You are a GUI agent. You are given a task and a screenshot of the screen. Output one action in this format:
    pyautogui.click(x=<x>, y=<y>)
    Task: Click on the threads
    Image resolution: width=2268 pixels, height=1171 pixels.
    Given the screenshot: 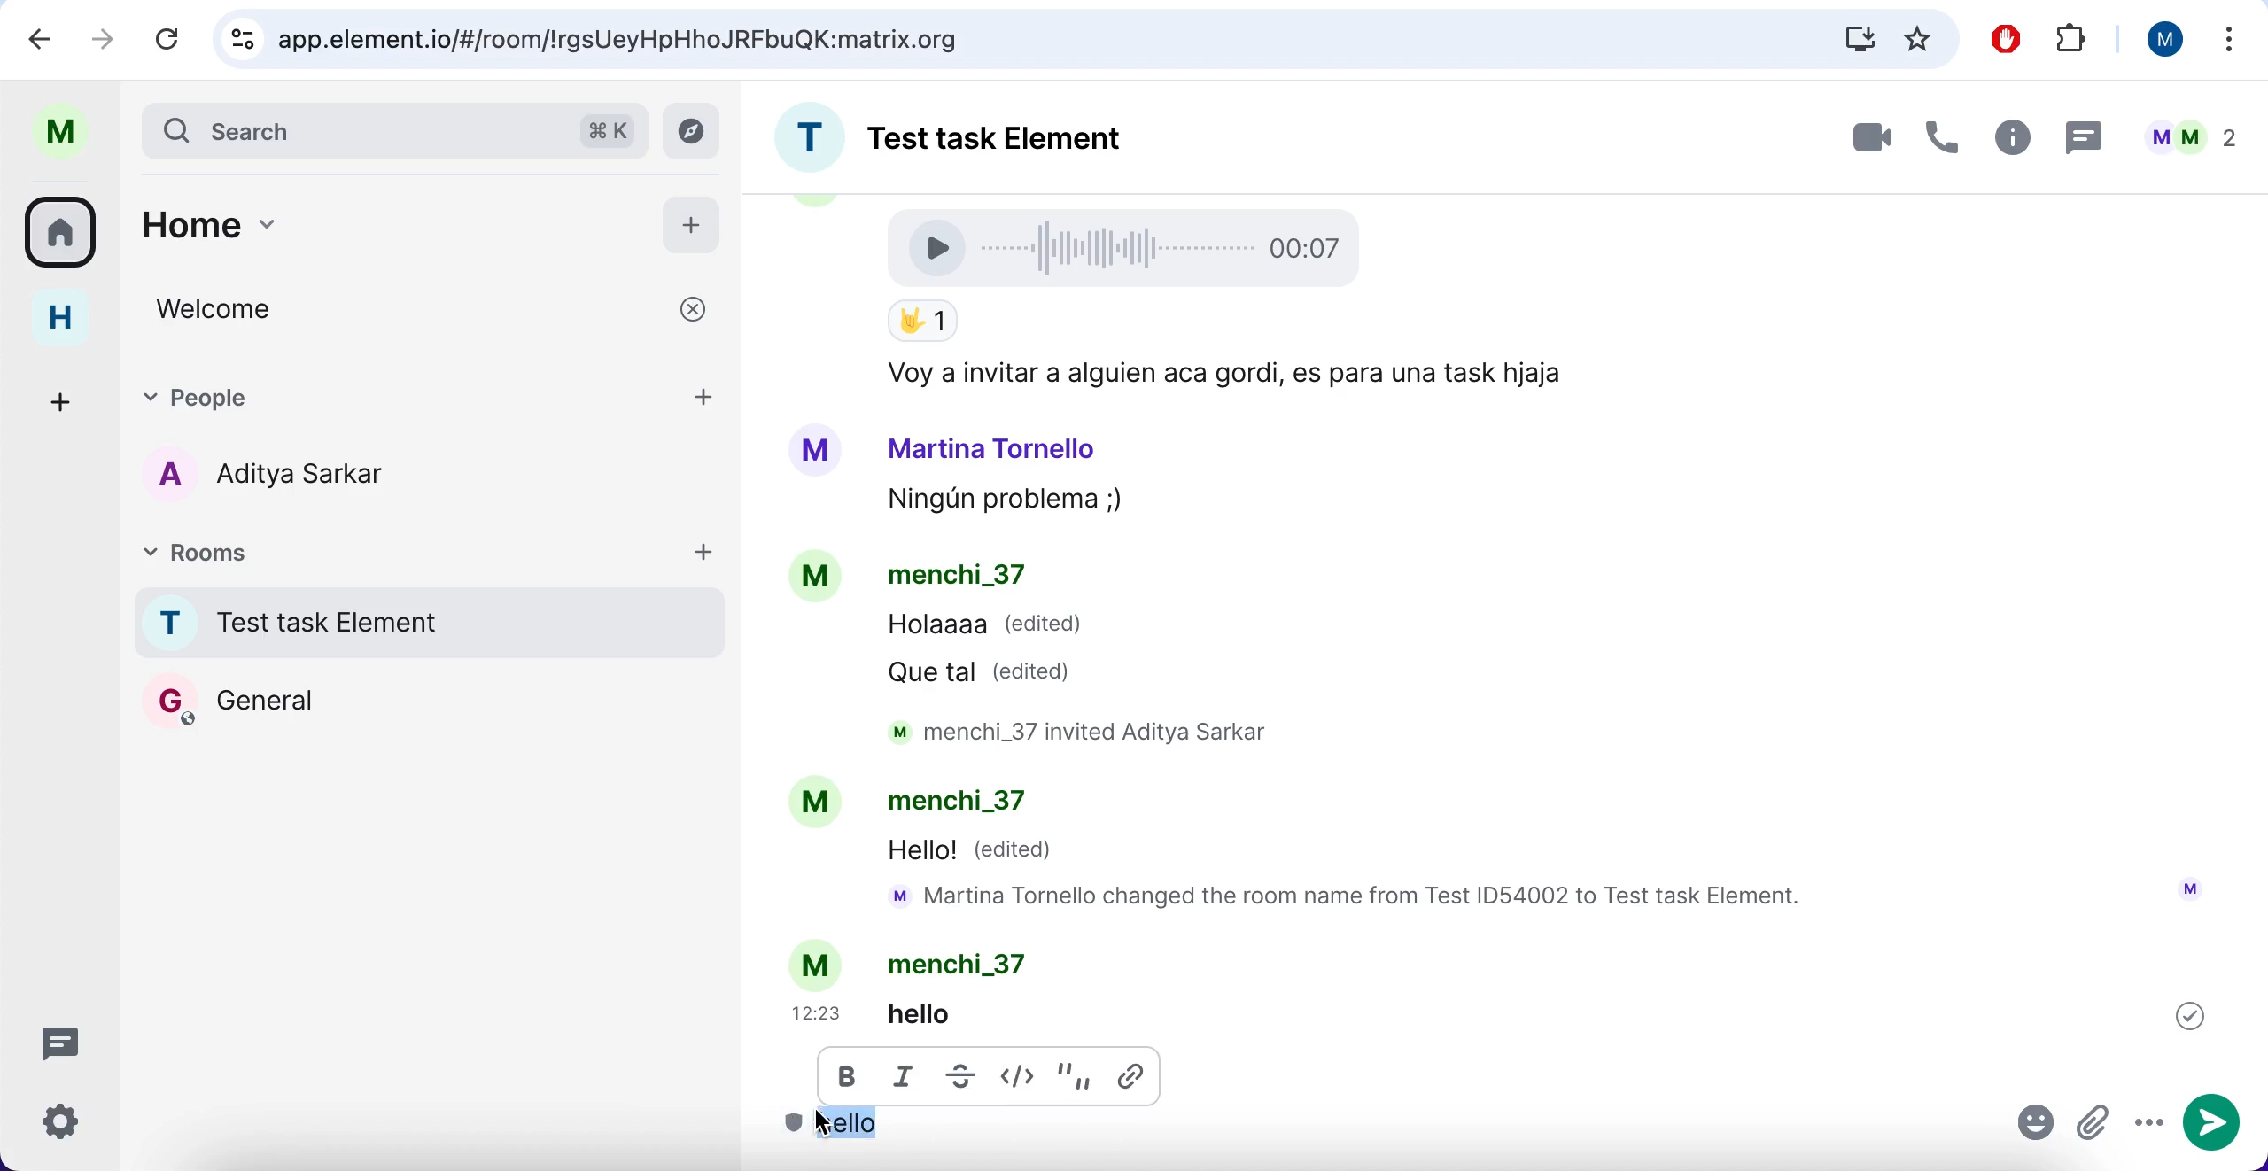 What is the action you would take?
    pyautogui.click(x=71, y=1042)
    